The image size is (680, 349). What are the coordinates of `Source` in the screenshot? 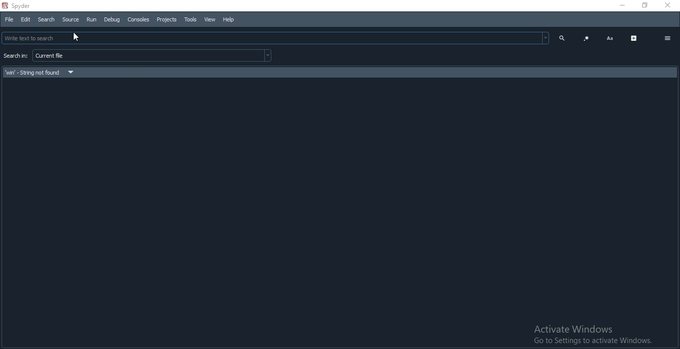 It's located at (71, 19).